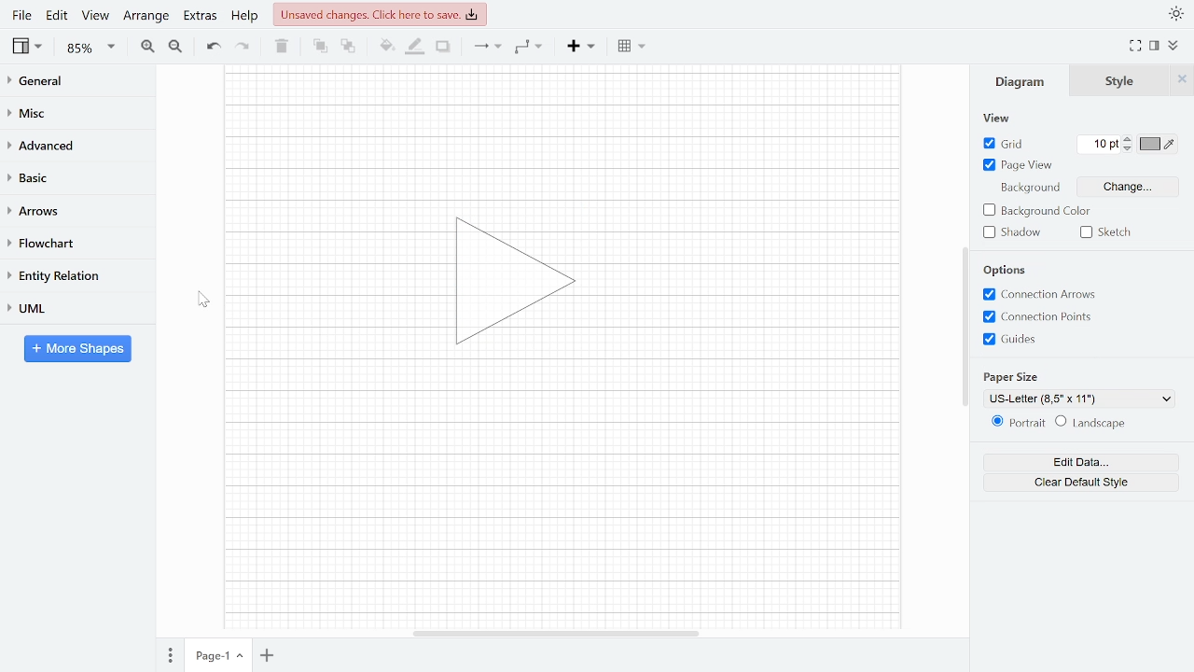 The height and width of the screenshot is (672, 1194). I want to click on Entity relation, so click(70, 275).